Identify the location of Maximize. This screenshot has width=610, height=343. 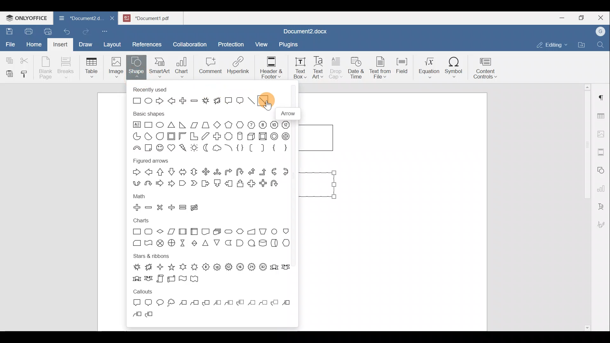
(583, 18).